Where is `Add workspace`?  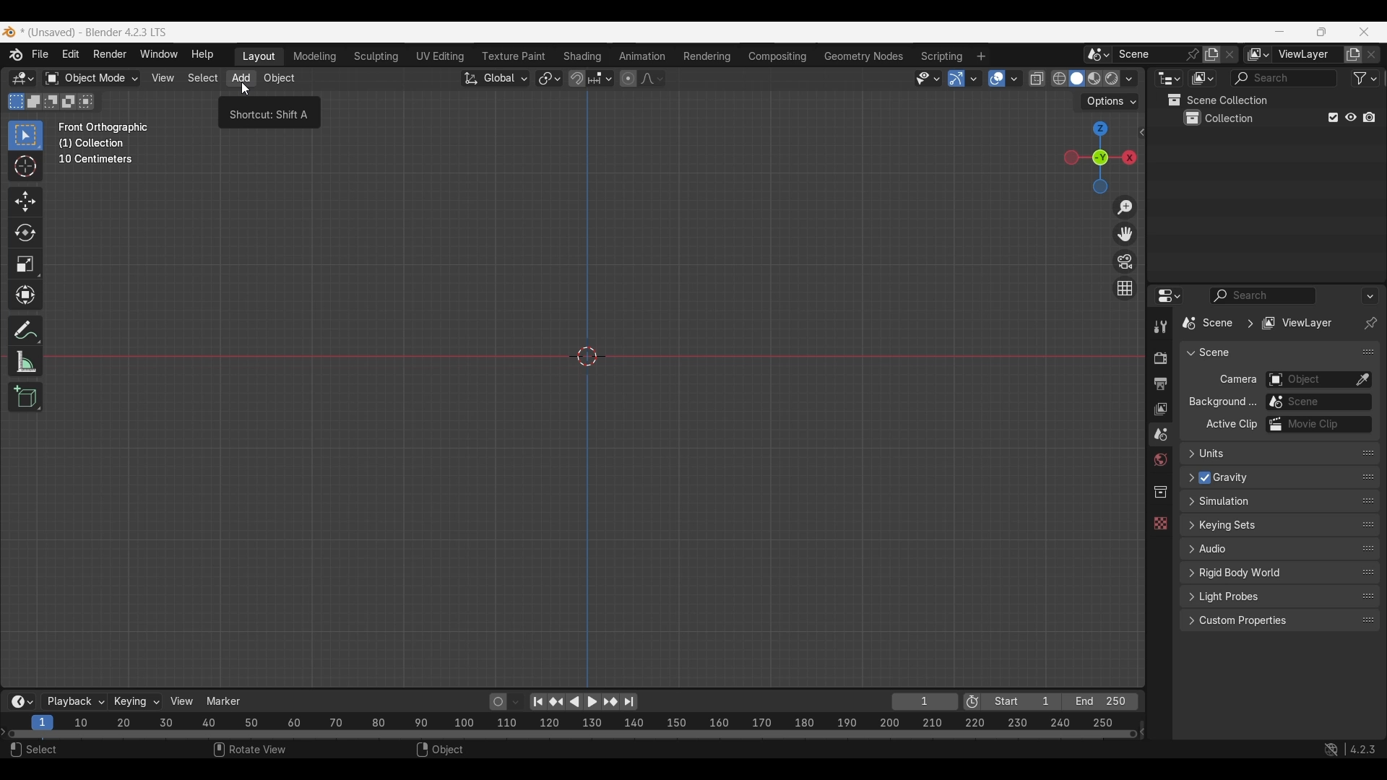
Add workspace is located at coordinates (980, 56).